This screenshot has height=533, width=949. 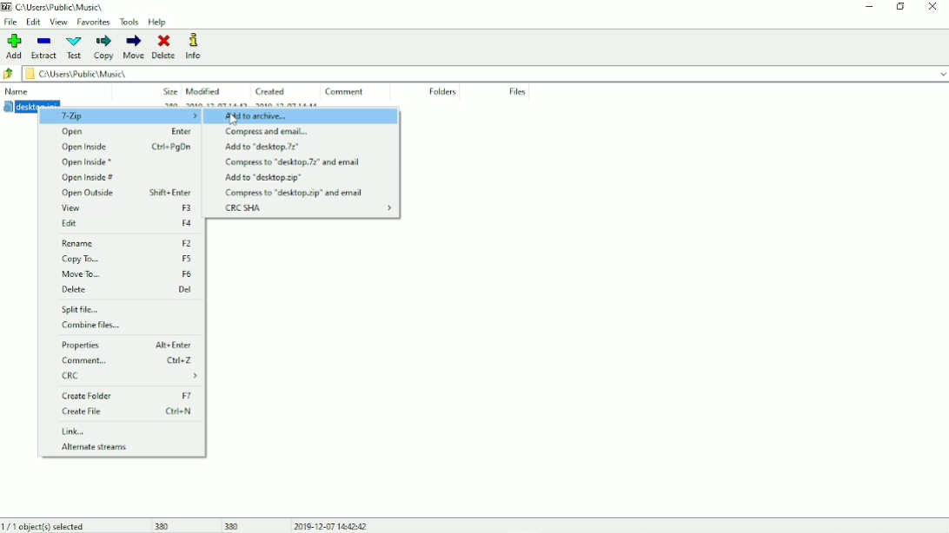 What do you see at coordinates (120, 119) in the screenshot?
I see `7-Zip` at bounding box center [120, 119].